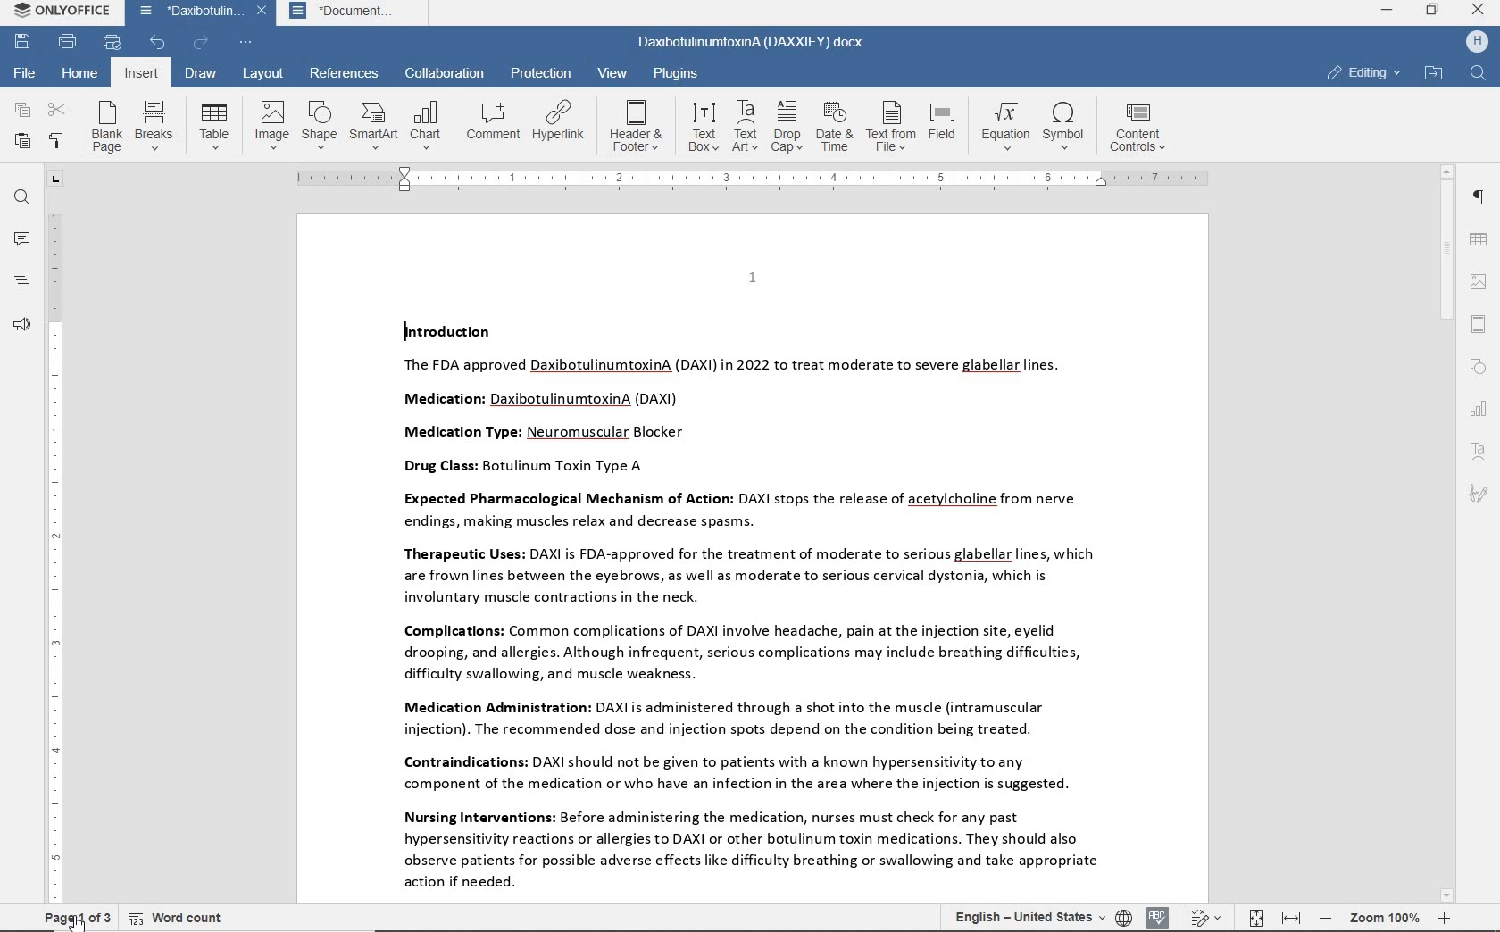 The height and width of the screenshot is (932, 1500). I want to click on blank page, so click(105, 127).